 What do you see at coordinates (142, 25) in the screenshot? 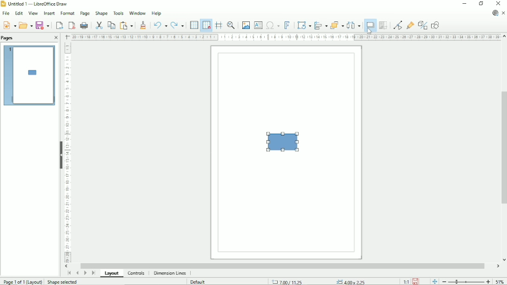
I see `Clone formatting` at bounding box center [142, 25].